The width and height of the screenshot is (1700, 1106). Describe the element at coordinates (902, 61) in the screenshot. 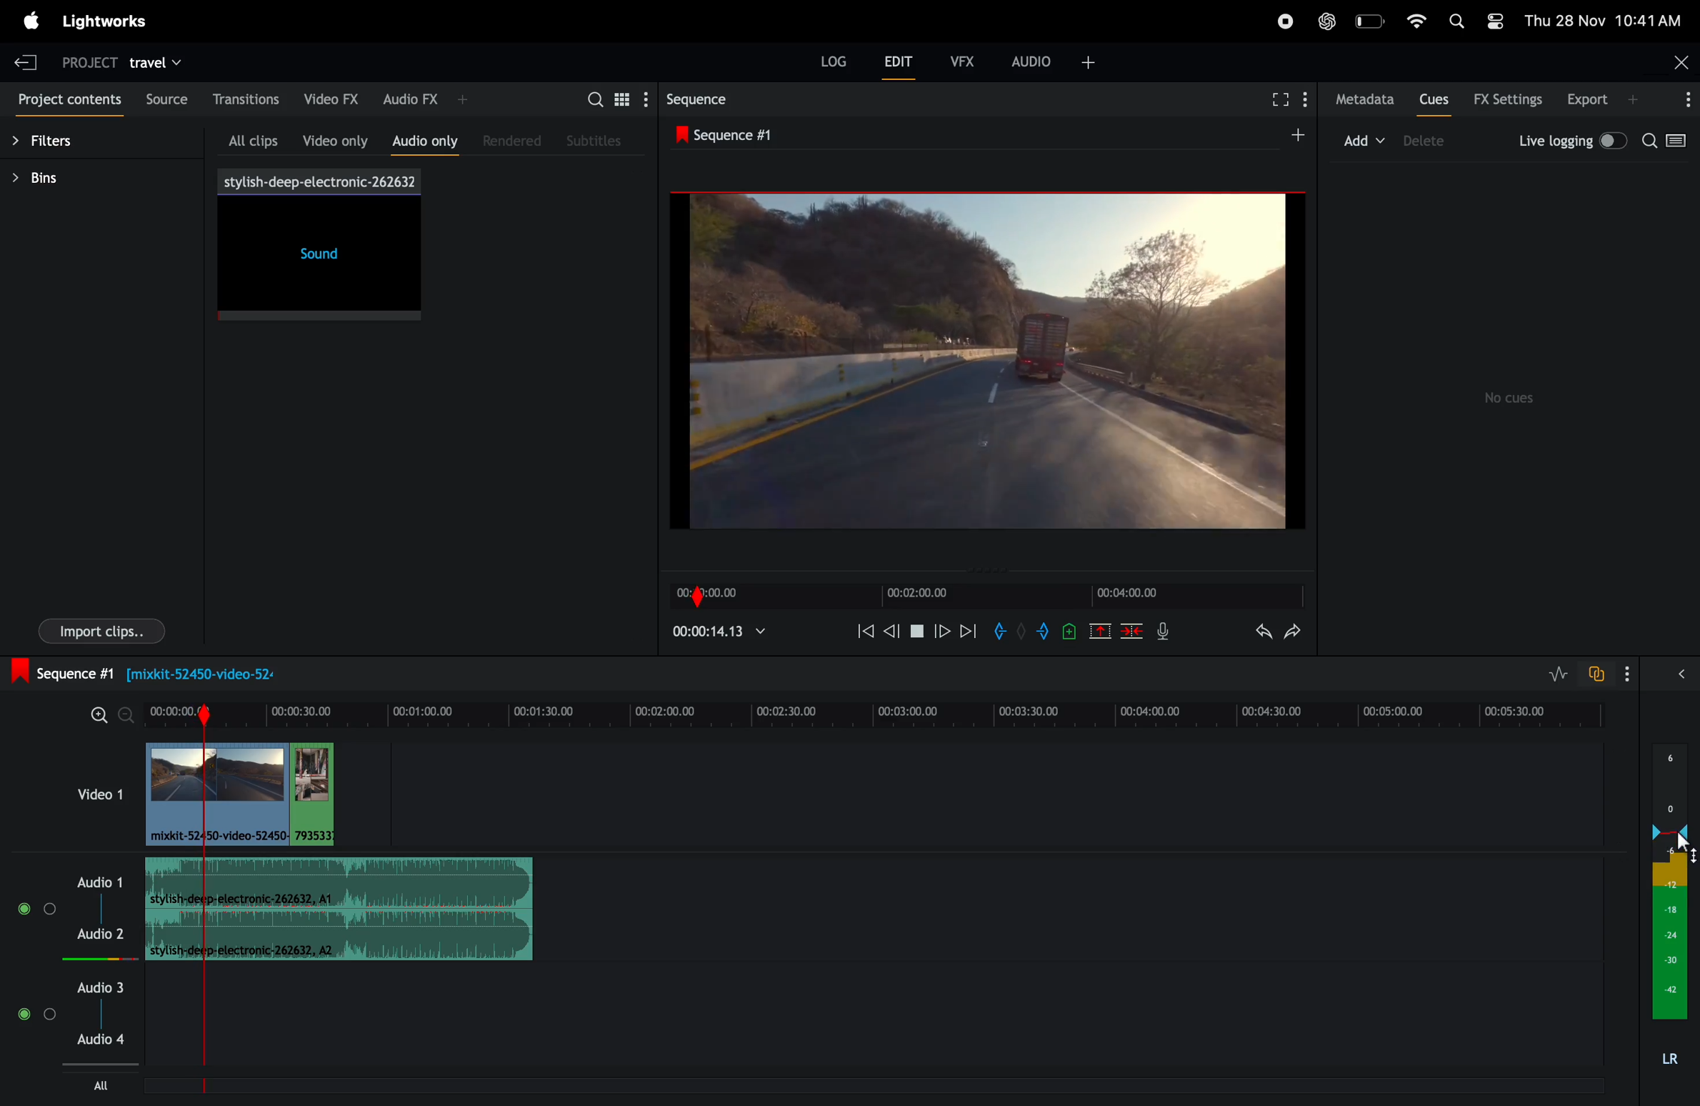

I see `edit` at that location.